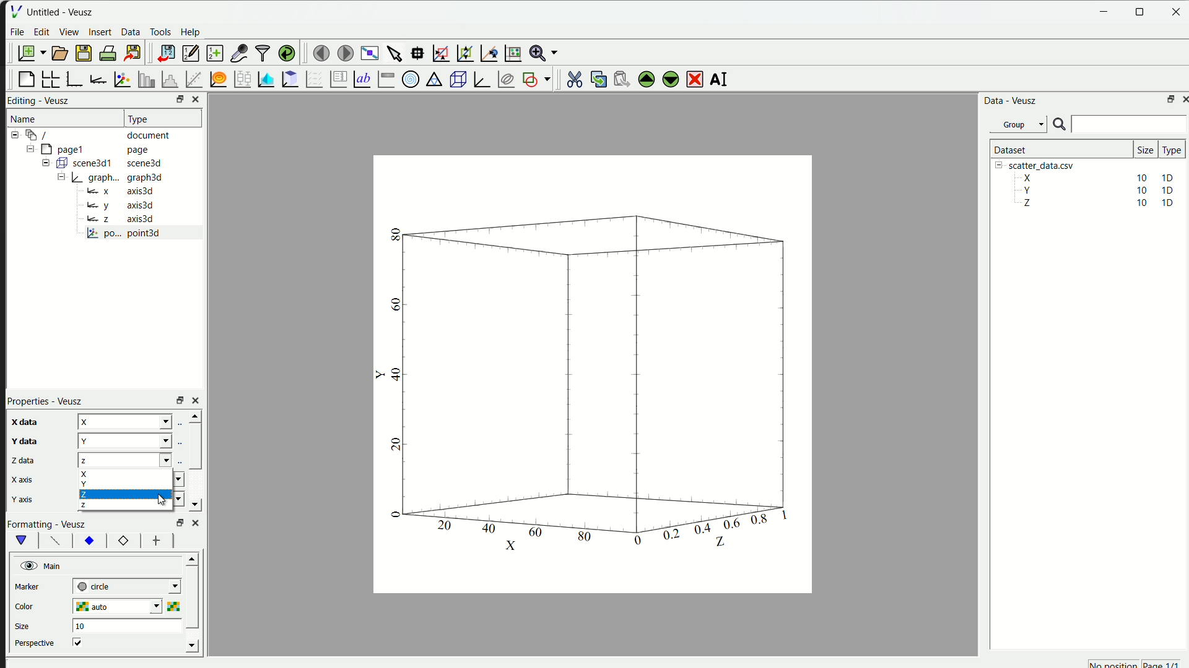  What do you see at coordinates (108, 53) in the screenshot?
I see `print document` at bounding box center [108, 53].